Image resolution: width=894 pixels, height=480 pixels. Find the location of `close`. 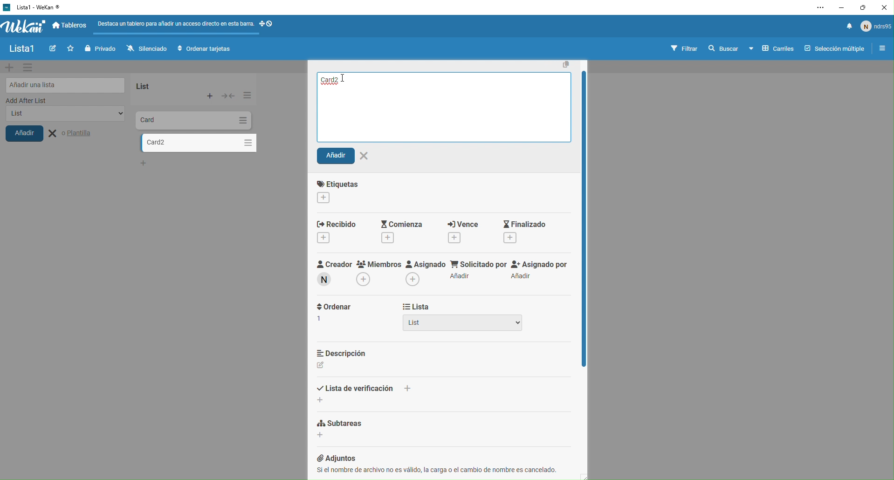

close is located at coordinates (885, 7).